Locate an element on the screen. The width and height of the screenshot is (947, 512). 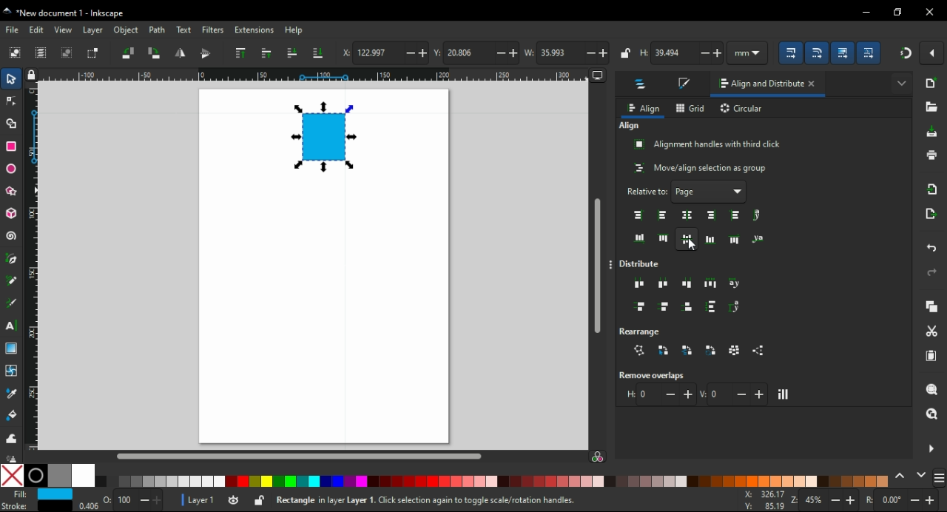
import is located at coordinates (934, 189).